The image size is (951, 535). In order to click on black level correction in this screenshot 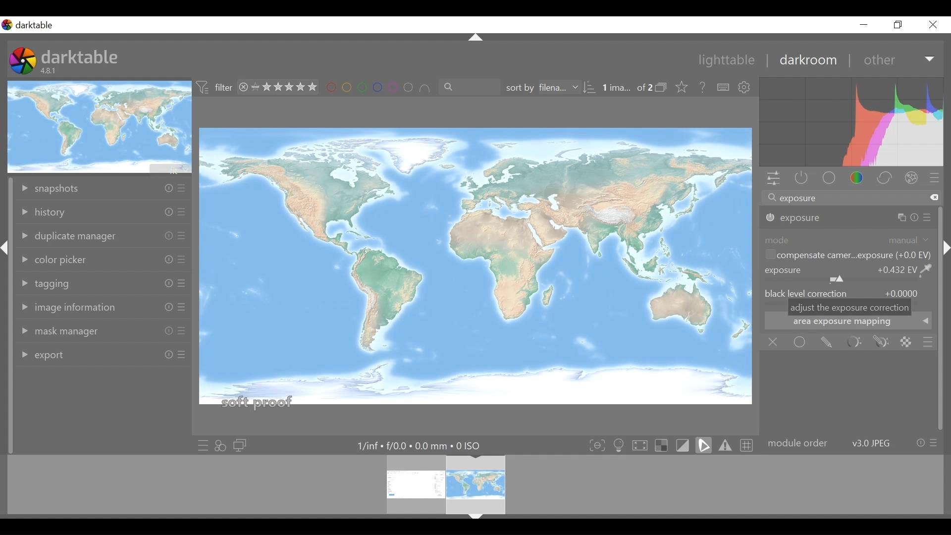, I will do `click(848, 292)`.